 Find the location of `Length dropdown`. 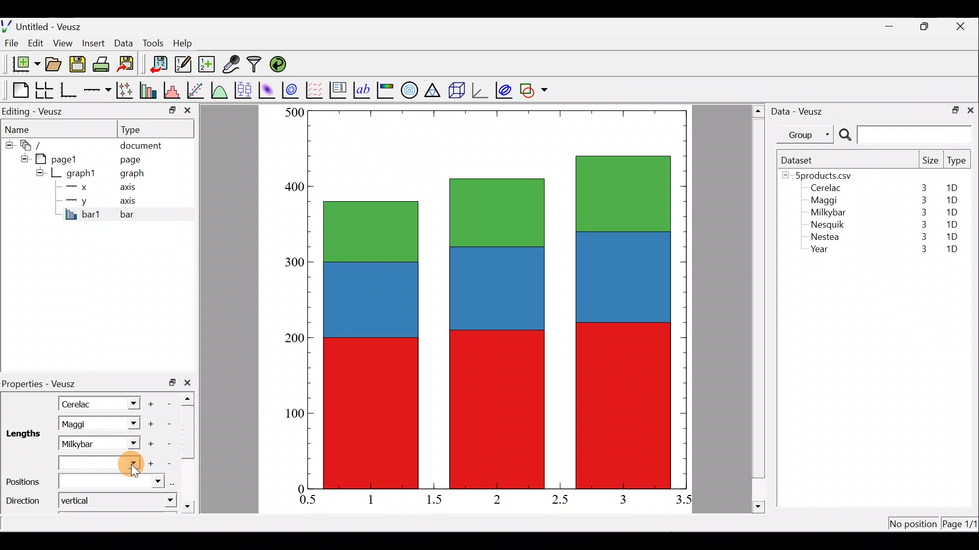

Length dropdown is located at coordinates (131, 424).